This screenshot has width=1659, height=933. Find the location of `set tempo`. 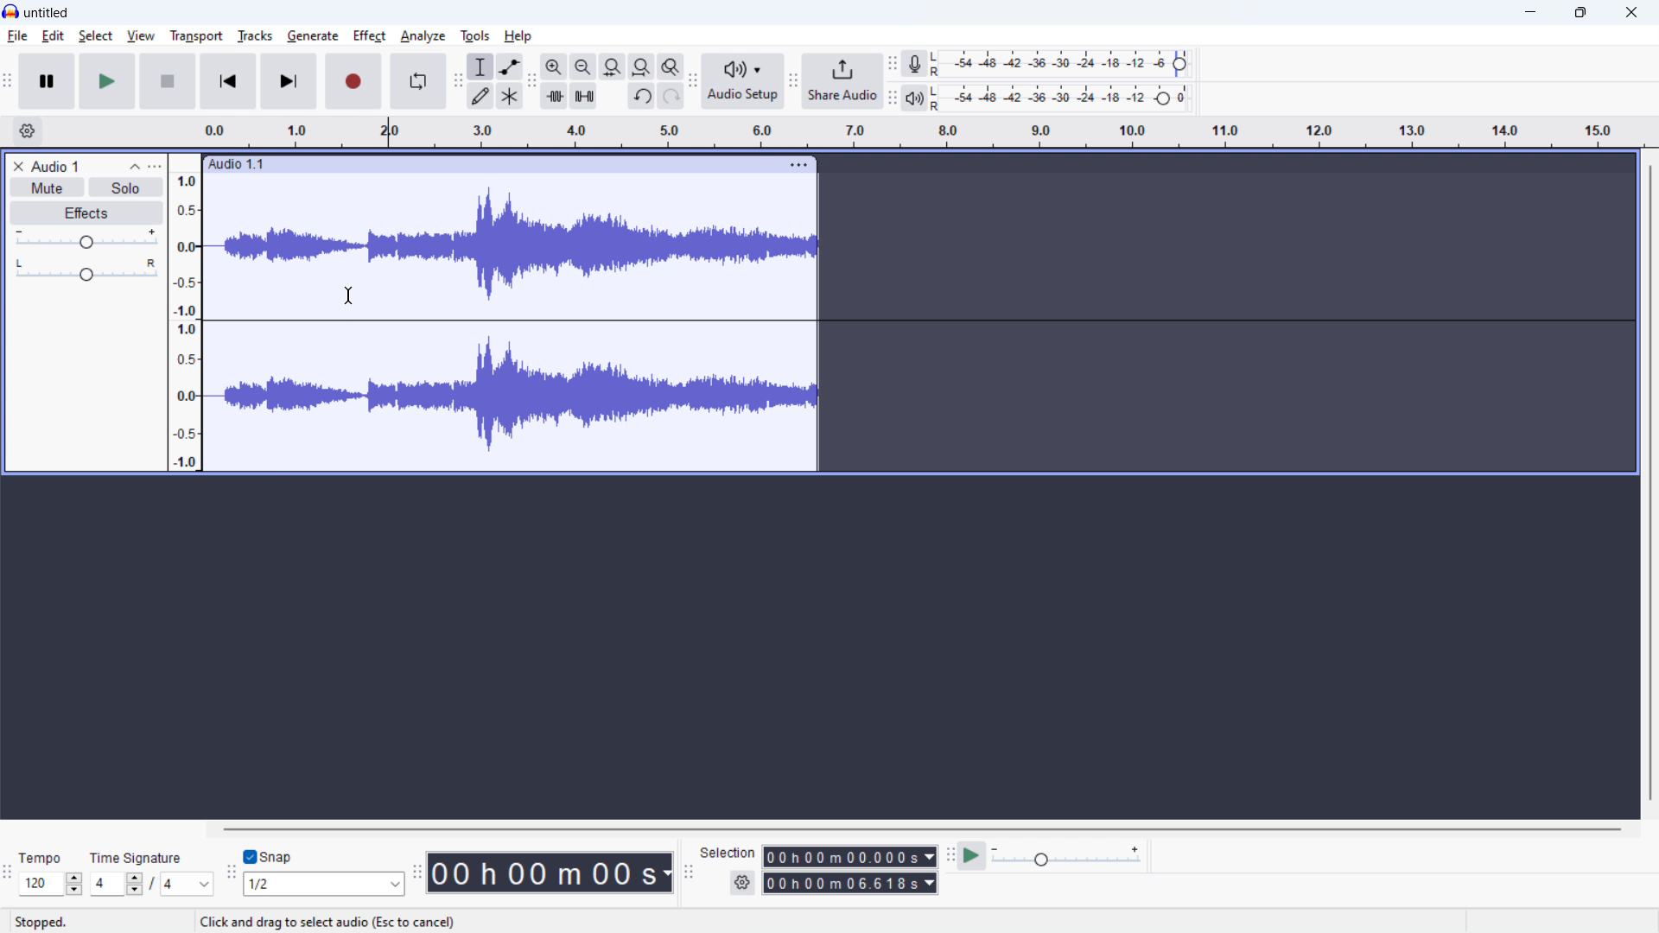

set tempo is located at coordinates (50, 885).